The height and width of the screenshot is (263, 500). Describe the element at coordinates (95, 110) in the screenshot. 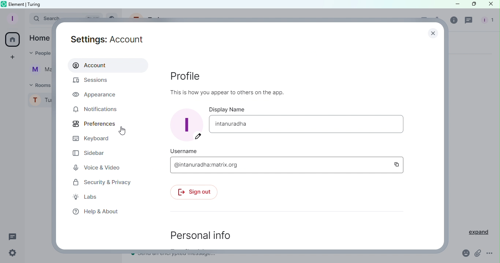

I see `Notifications` at that location.